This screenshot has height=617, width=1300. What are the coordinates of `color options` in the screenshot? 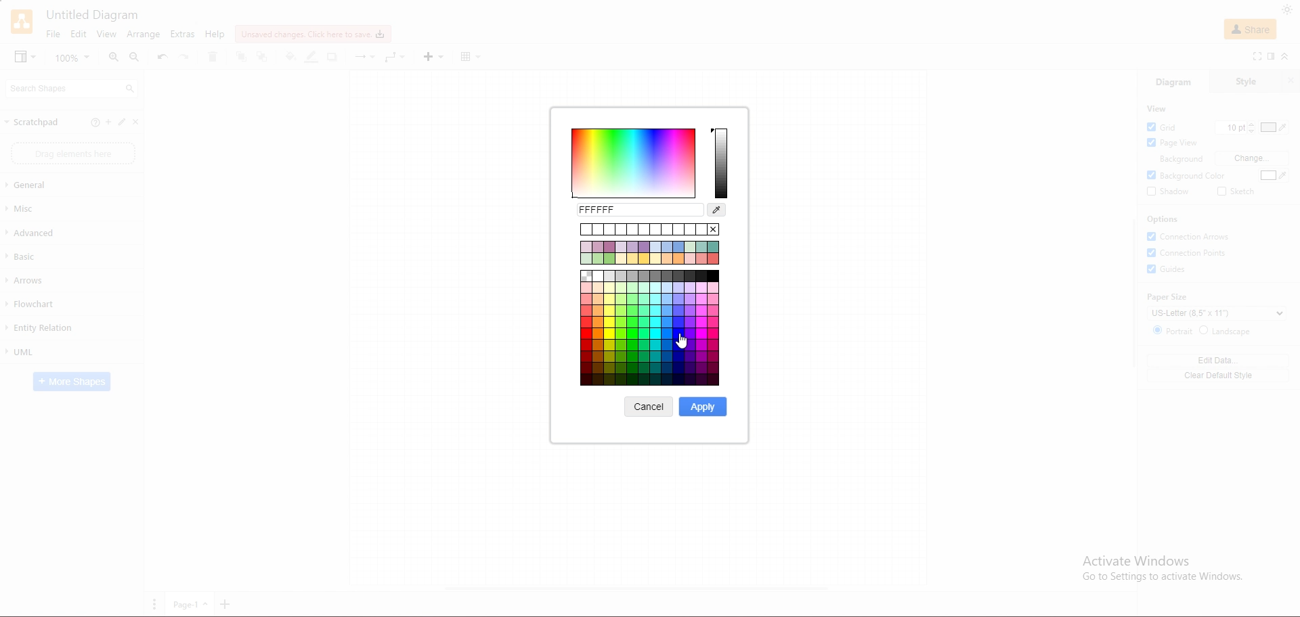 It's located at (710, 342).